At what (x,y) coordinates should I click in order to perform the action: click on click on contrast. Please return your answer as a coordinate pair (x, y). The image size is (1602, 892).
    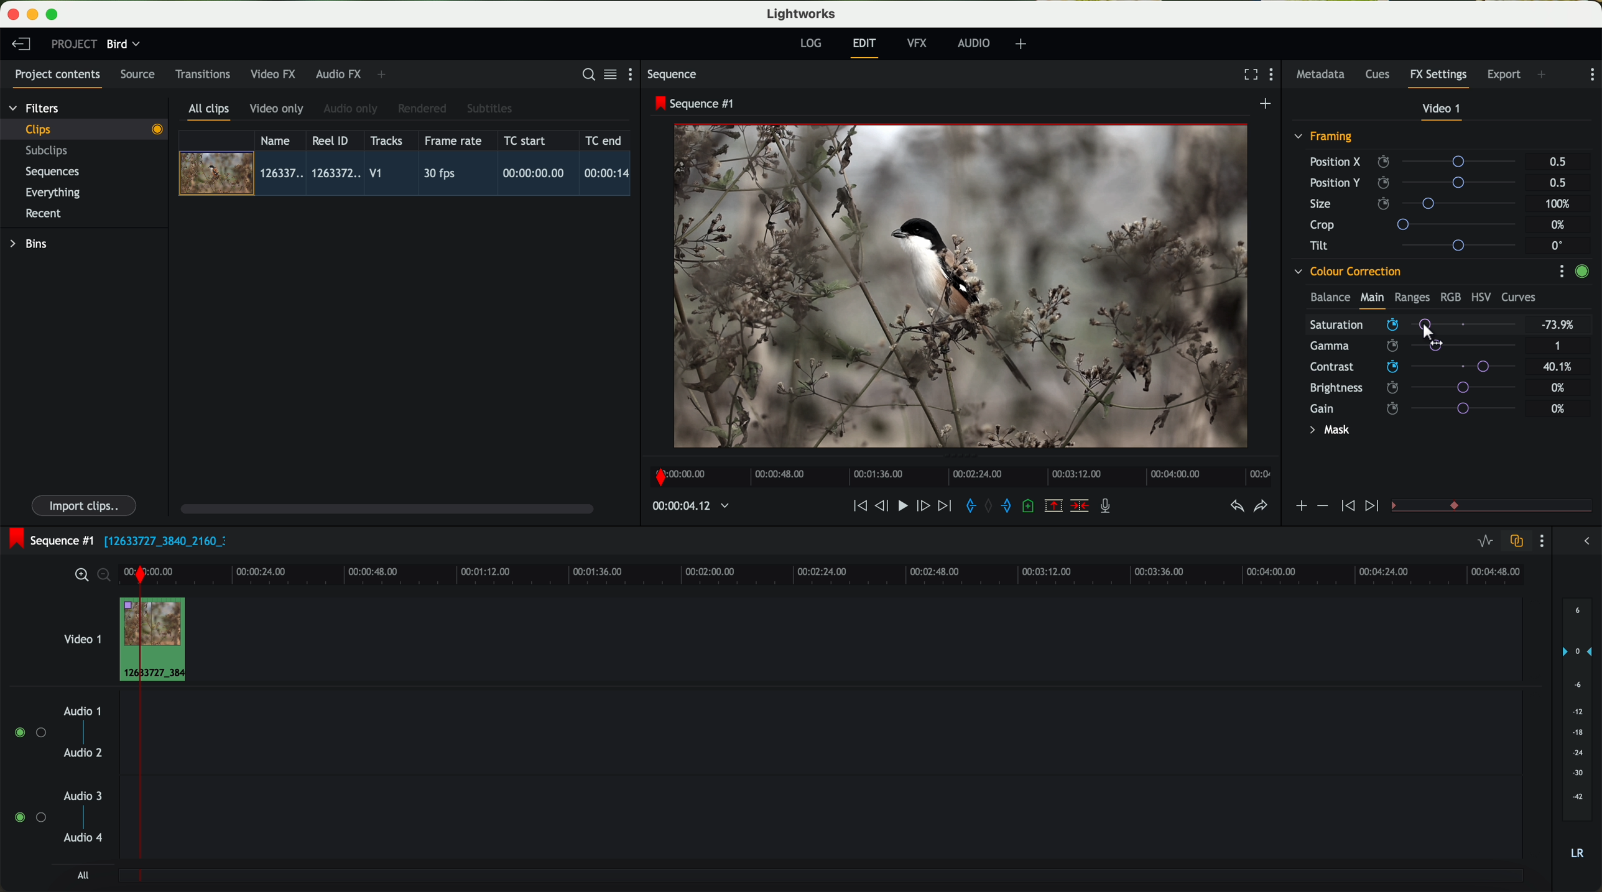
    Looking at the image, I should click on (1413, 368).